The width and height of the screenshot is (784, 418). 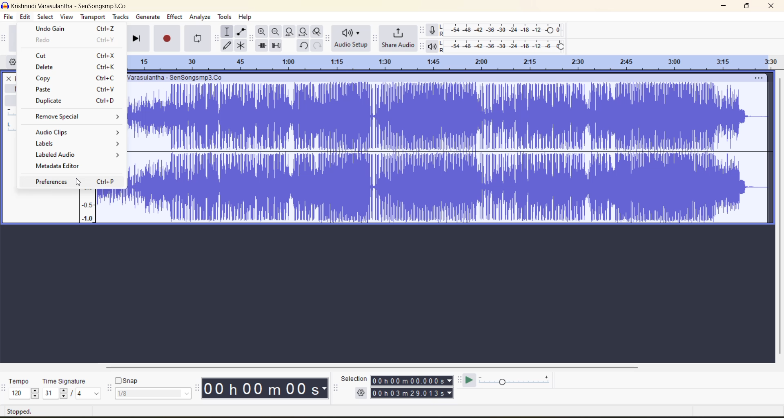 What do you see at coordinates (199, 39) in the screenshot?
I see `enable looping` at bounding box center [199, 39].